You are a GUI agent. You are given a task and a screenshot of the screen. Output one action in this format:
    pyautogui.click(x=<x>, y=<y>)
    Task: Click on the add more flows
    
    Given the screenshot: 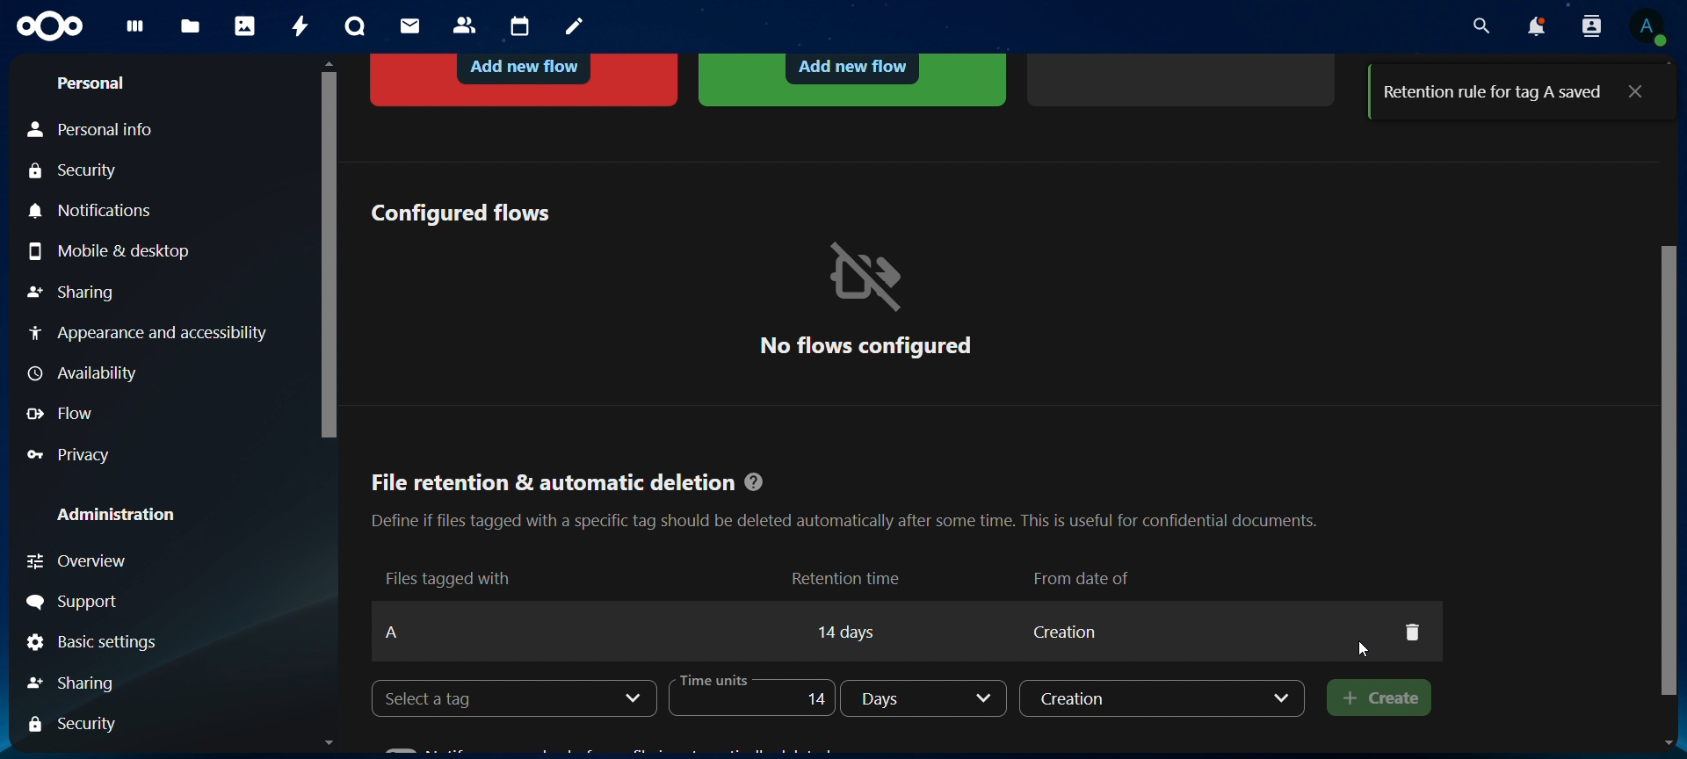 What is the action you would take?
    pyautogui.click(x=1184, y=77)
    